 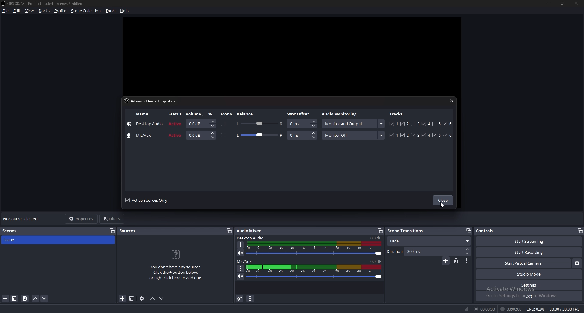 What do you see at coordinates (227, 114) in the screenshot?
I see `mono` at bounding box center [227, 114].